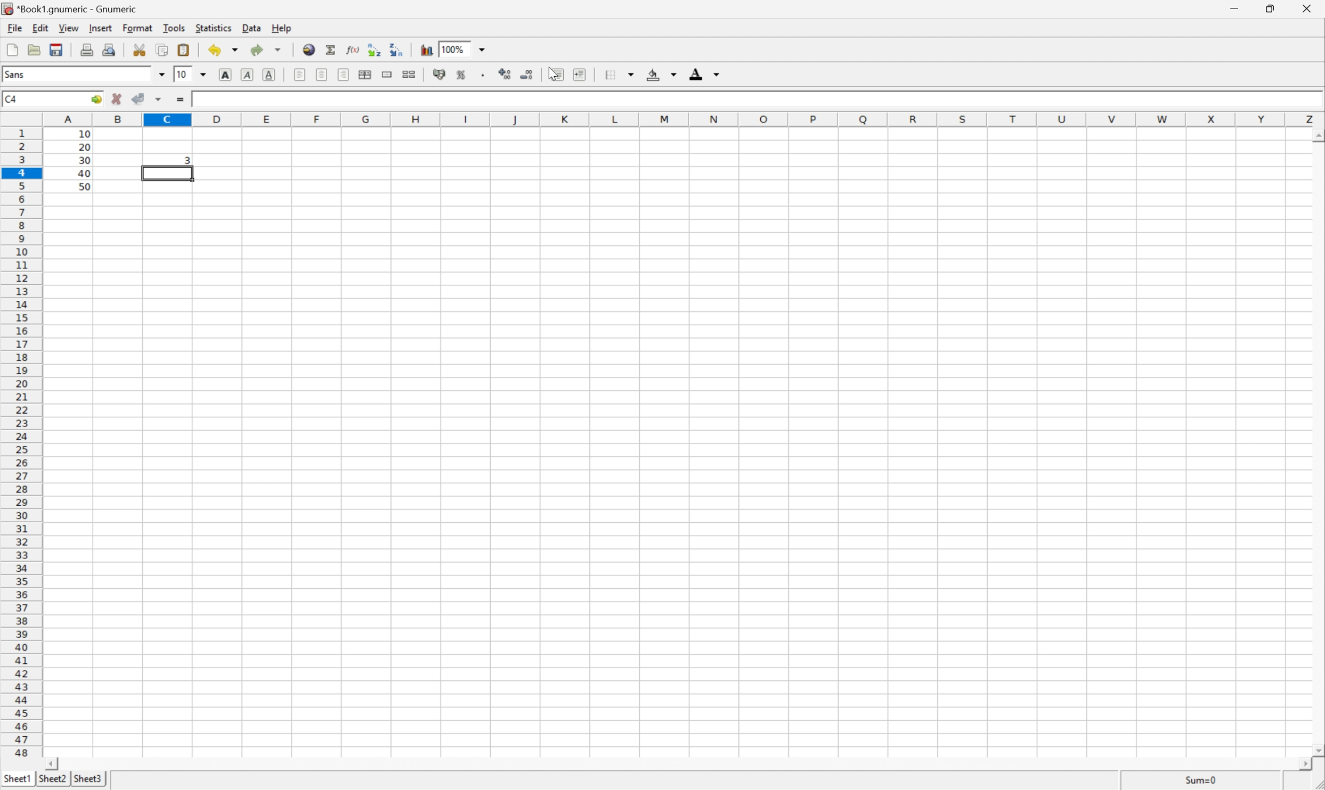  I want to click on Decrease the indent, and align the contents to the left, so click(556, 72).